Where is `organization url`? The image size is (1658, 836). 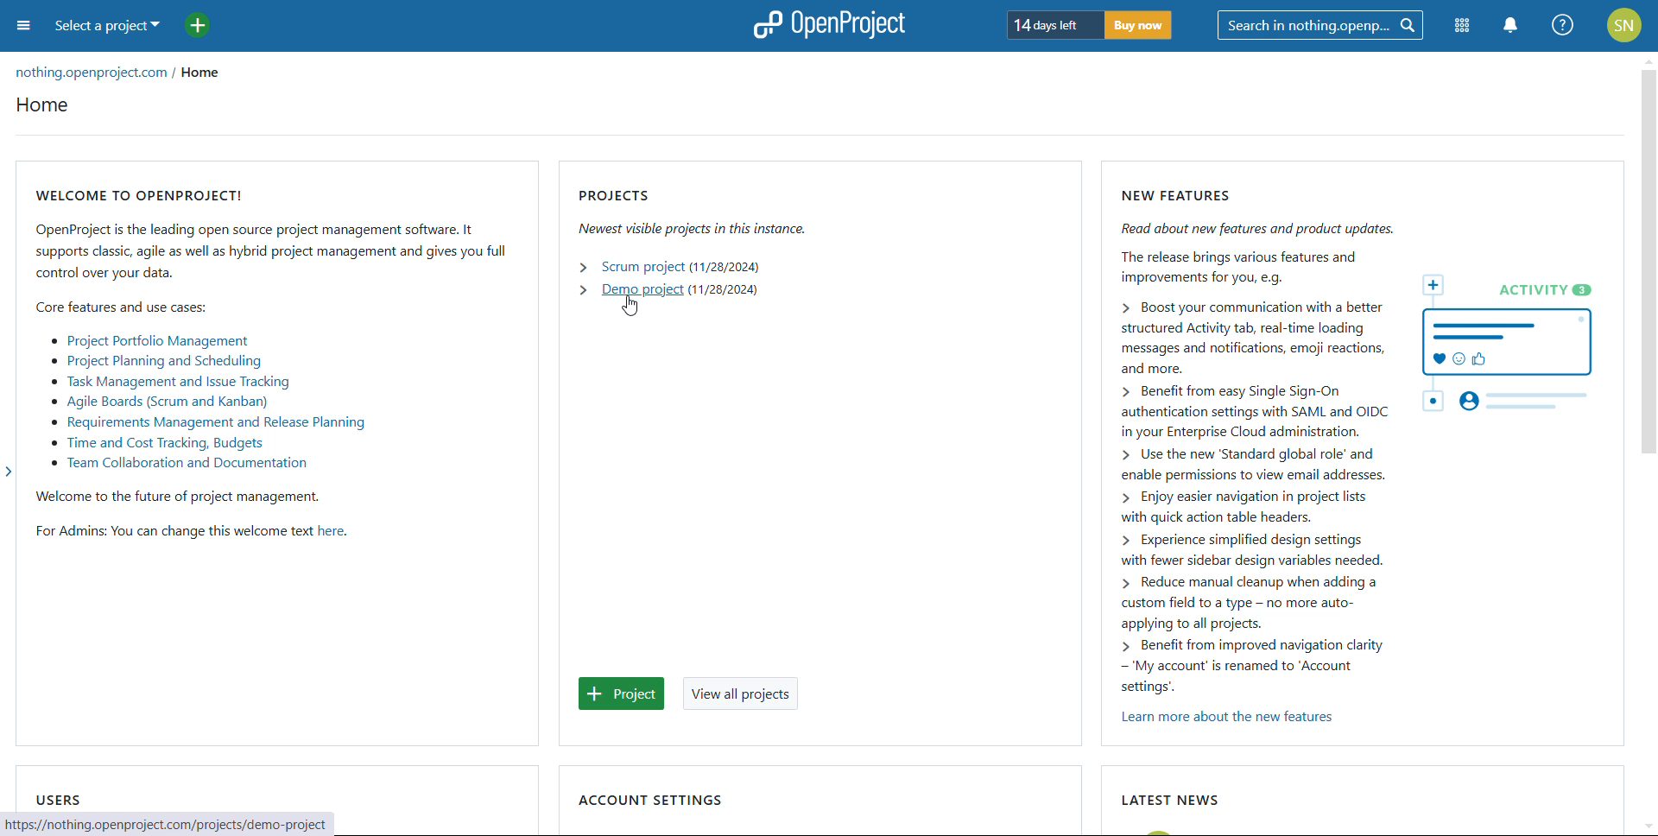 organization url is located at coordinates (89, 73).